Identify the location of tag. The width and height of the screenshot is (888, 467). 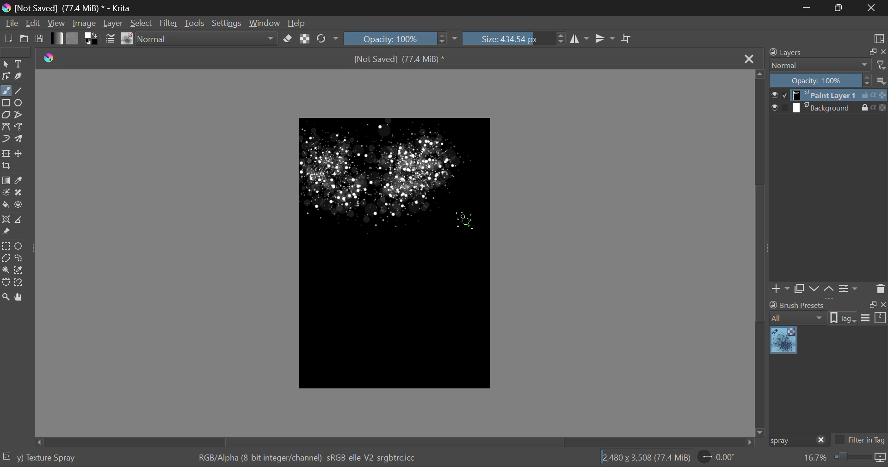
(843, 319).